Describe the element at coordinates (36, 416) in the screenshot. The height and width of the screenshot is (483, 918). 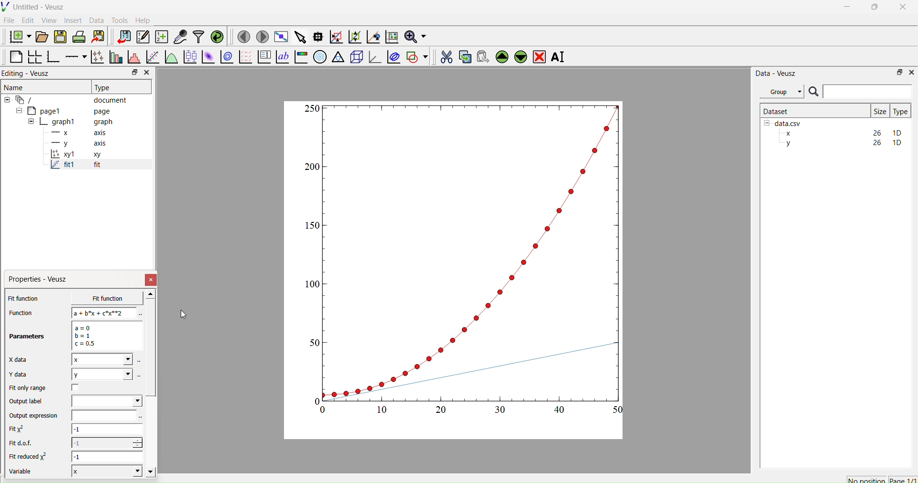
I see `Output expression` at that location.